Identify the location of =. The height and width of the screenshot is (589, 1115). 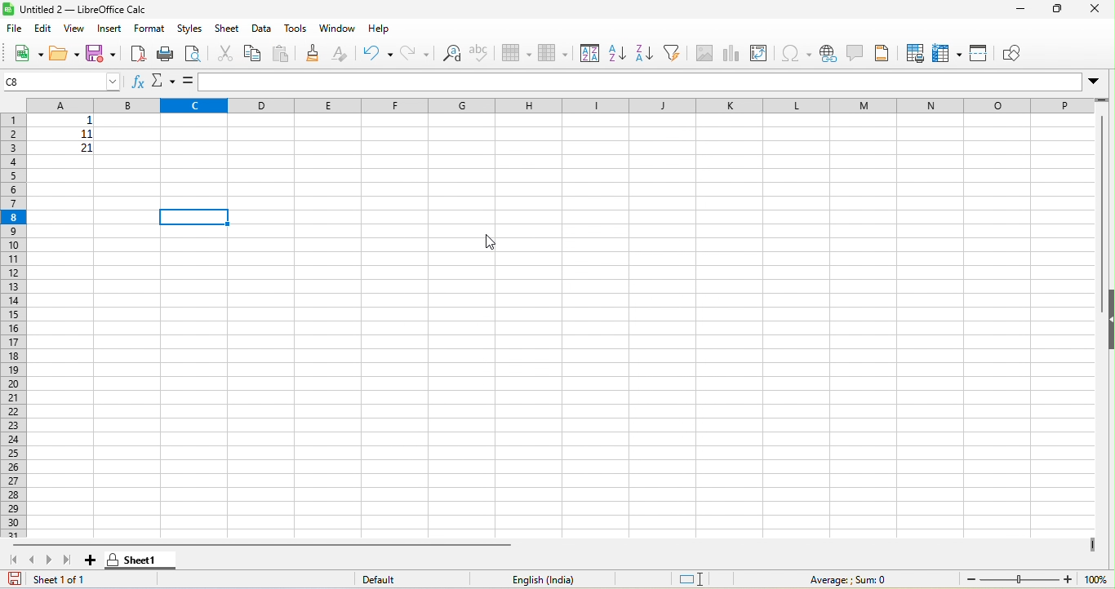
(188, 81).